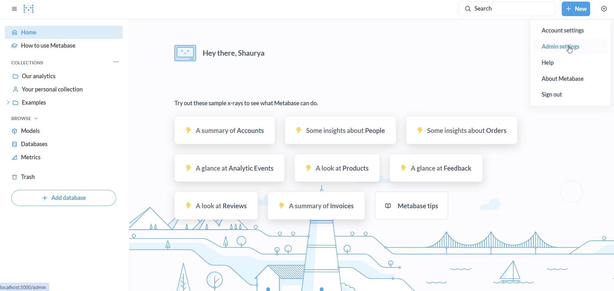 This screenshot has height=291, width=614. What do you see at coordinates (115, 61) in the screenshot?
I see `options` at bounding box center [115, 61].